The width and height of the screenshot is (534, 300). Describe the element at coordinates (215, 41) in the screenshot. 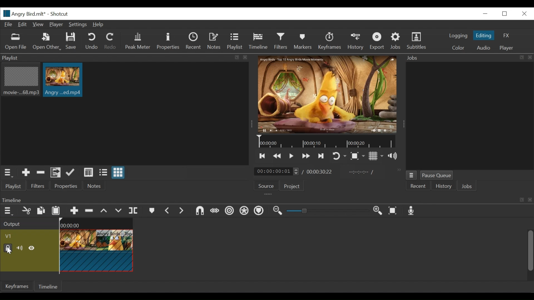

I see `Notes` at that location.